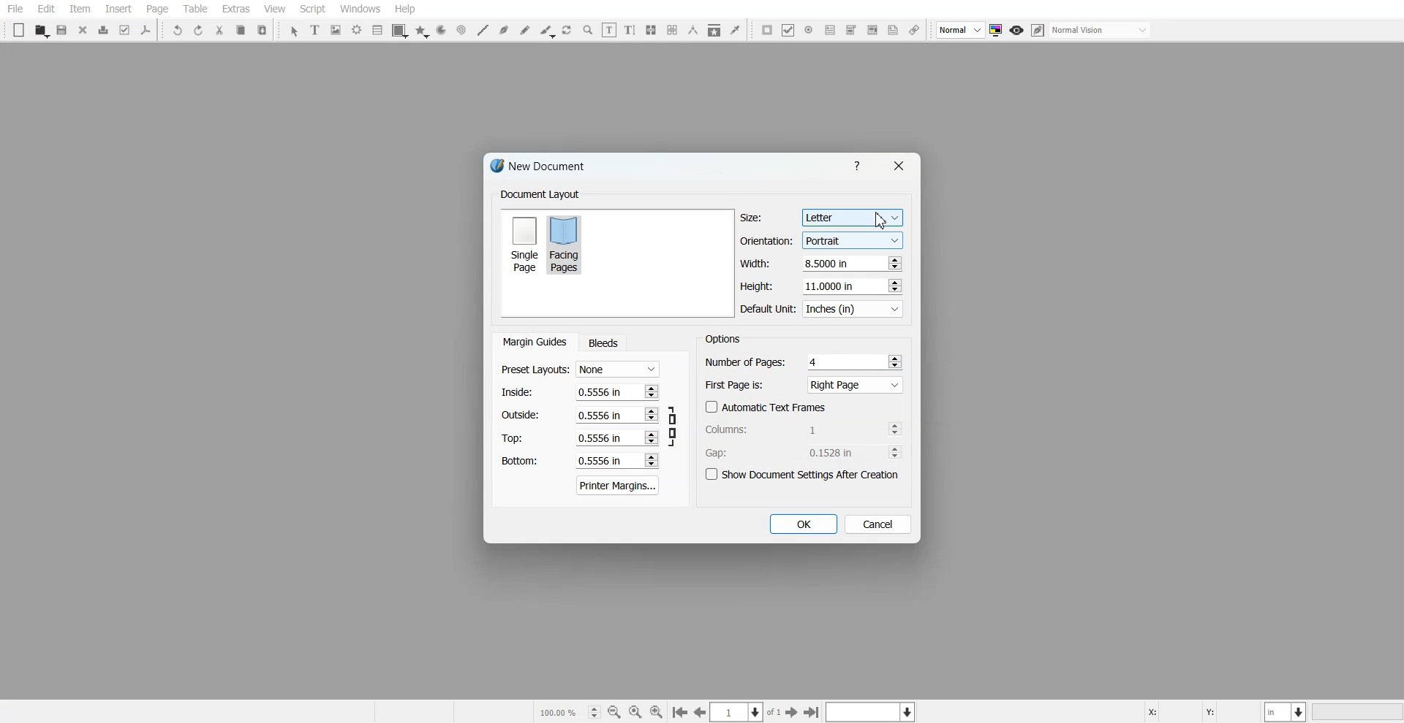 The height and width of the screenshot is (723, 1404). What do you see at coordinates (747, 712) in the screenshot?
I see `Select the current page` at bounding box center [747, 712].